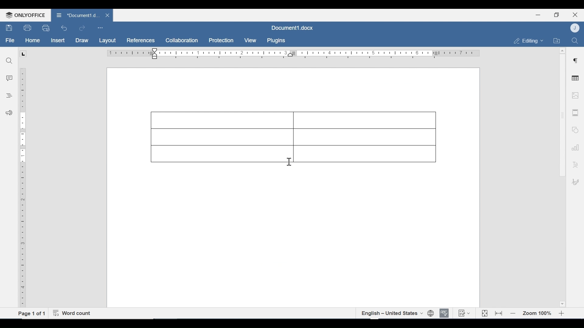 This screenshot has width=584, height=328. What do you see at coordinates (484, 313) in the screenshot?
I see `Fit to Page` at bounding box center [484, 313].